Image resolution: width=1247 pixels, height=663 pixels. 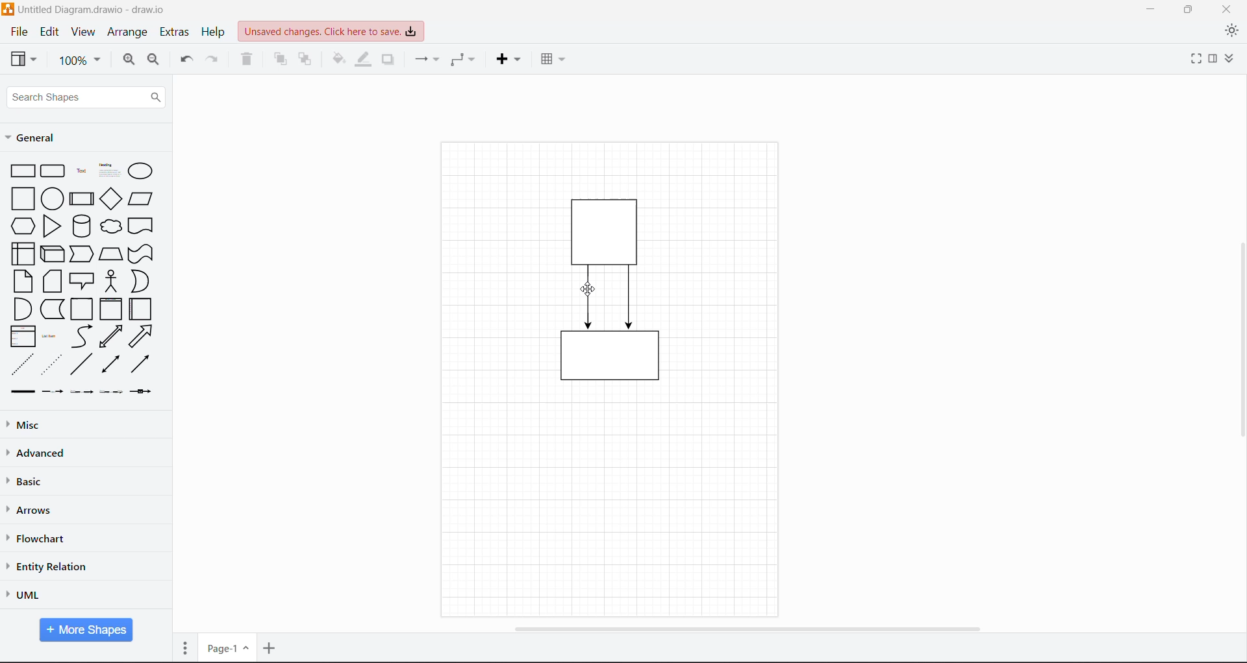 What do you see at coordinates (18, 32) in the screenshot?
I see `File` at bounding box center [18, 32].